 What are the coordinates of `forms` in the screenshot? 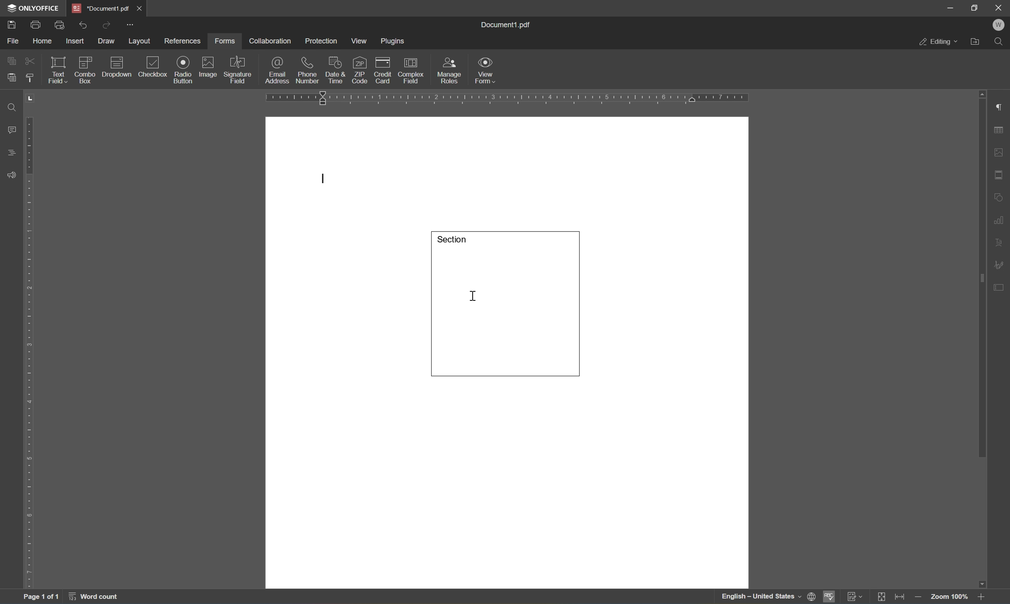 It's located at (227, 40).